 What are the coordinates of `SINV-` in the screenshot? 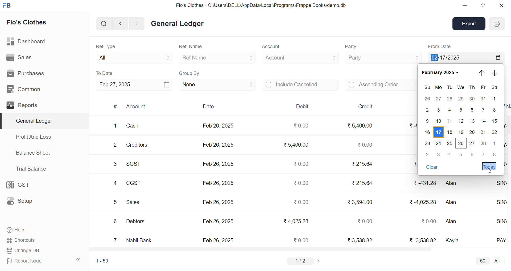 It's located at (502, 183).